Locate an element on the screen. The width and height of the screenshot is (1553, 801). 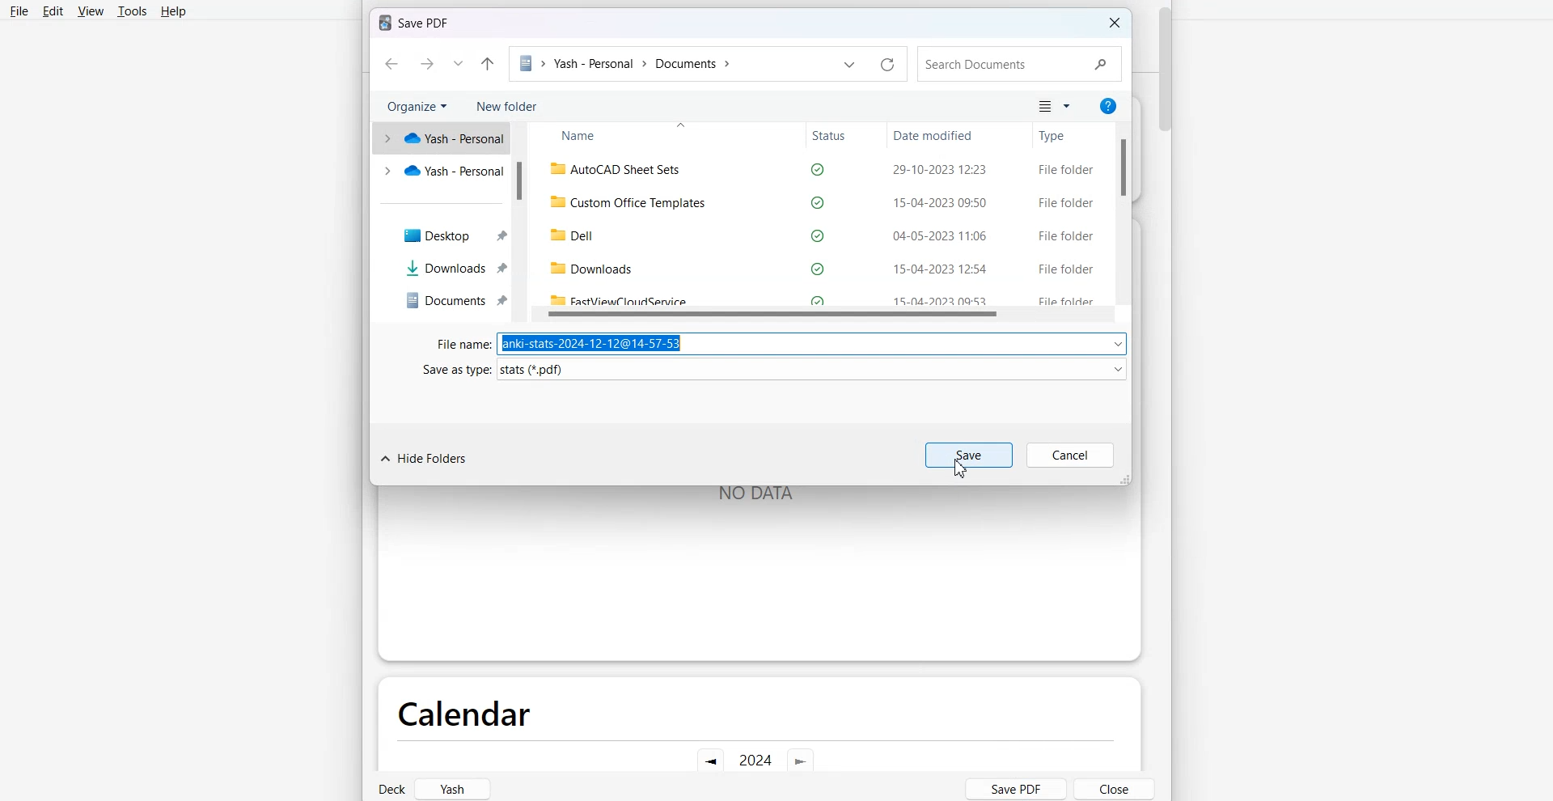
Tools is located at coordinates (132, 11).